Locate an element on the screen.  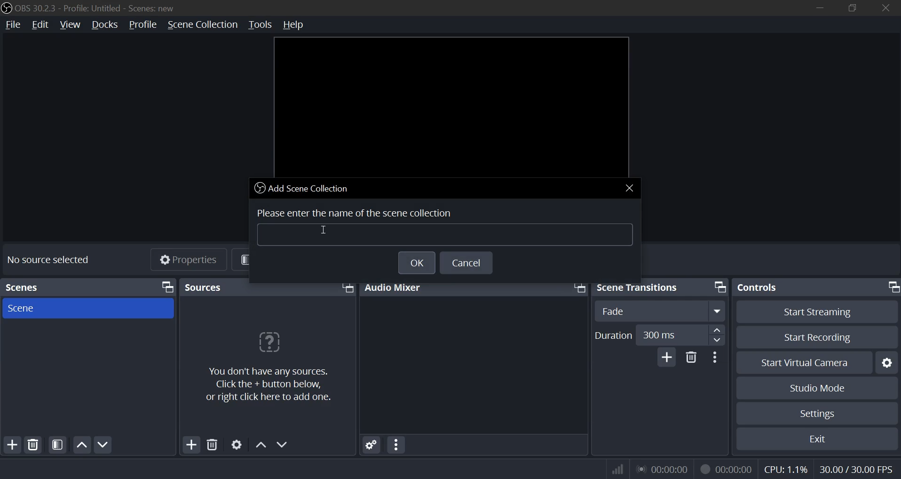
restore down is located at coordinates (855, 7).